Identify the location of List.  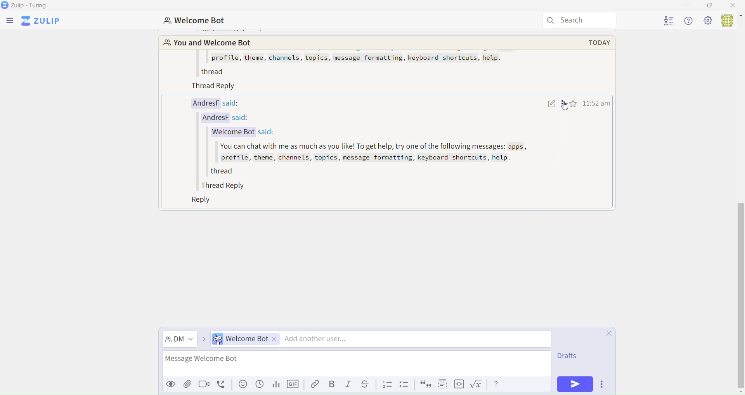
(387, 385).